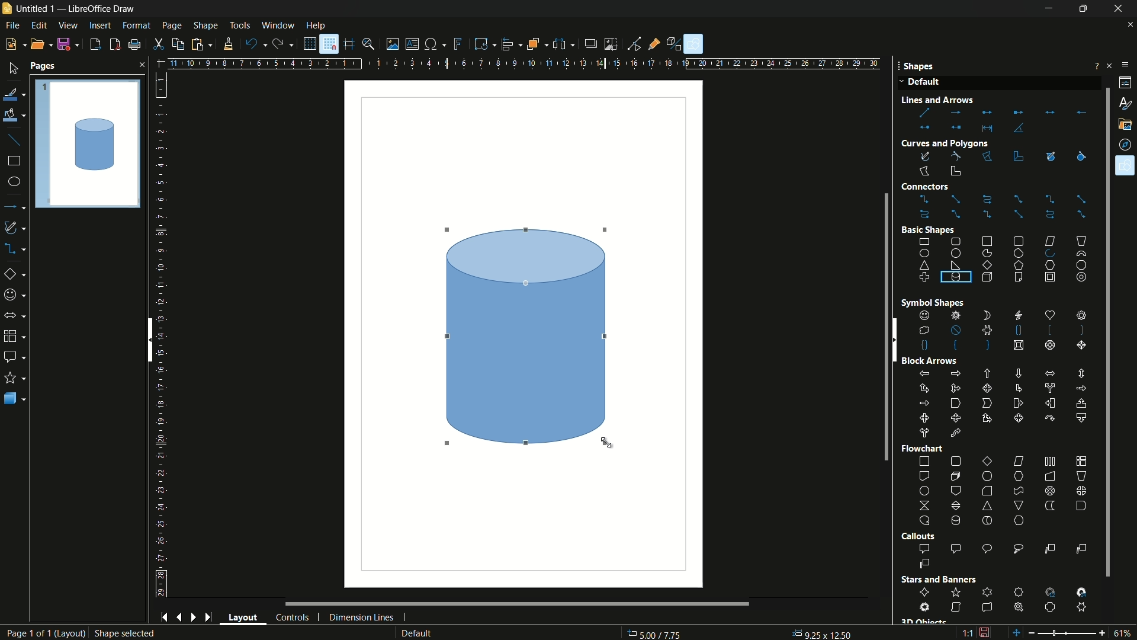  What do you see at coordinates (173, 25) in the screenshot?
I see `page menu` at bounding box center [173, 25].